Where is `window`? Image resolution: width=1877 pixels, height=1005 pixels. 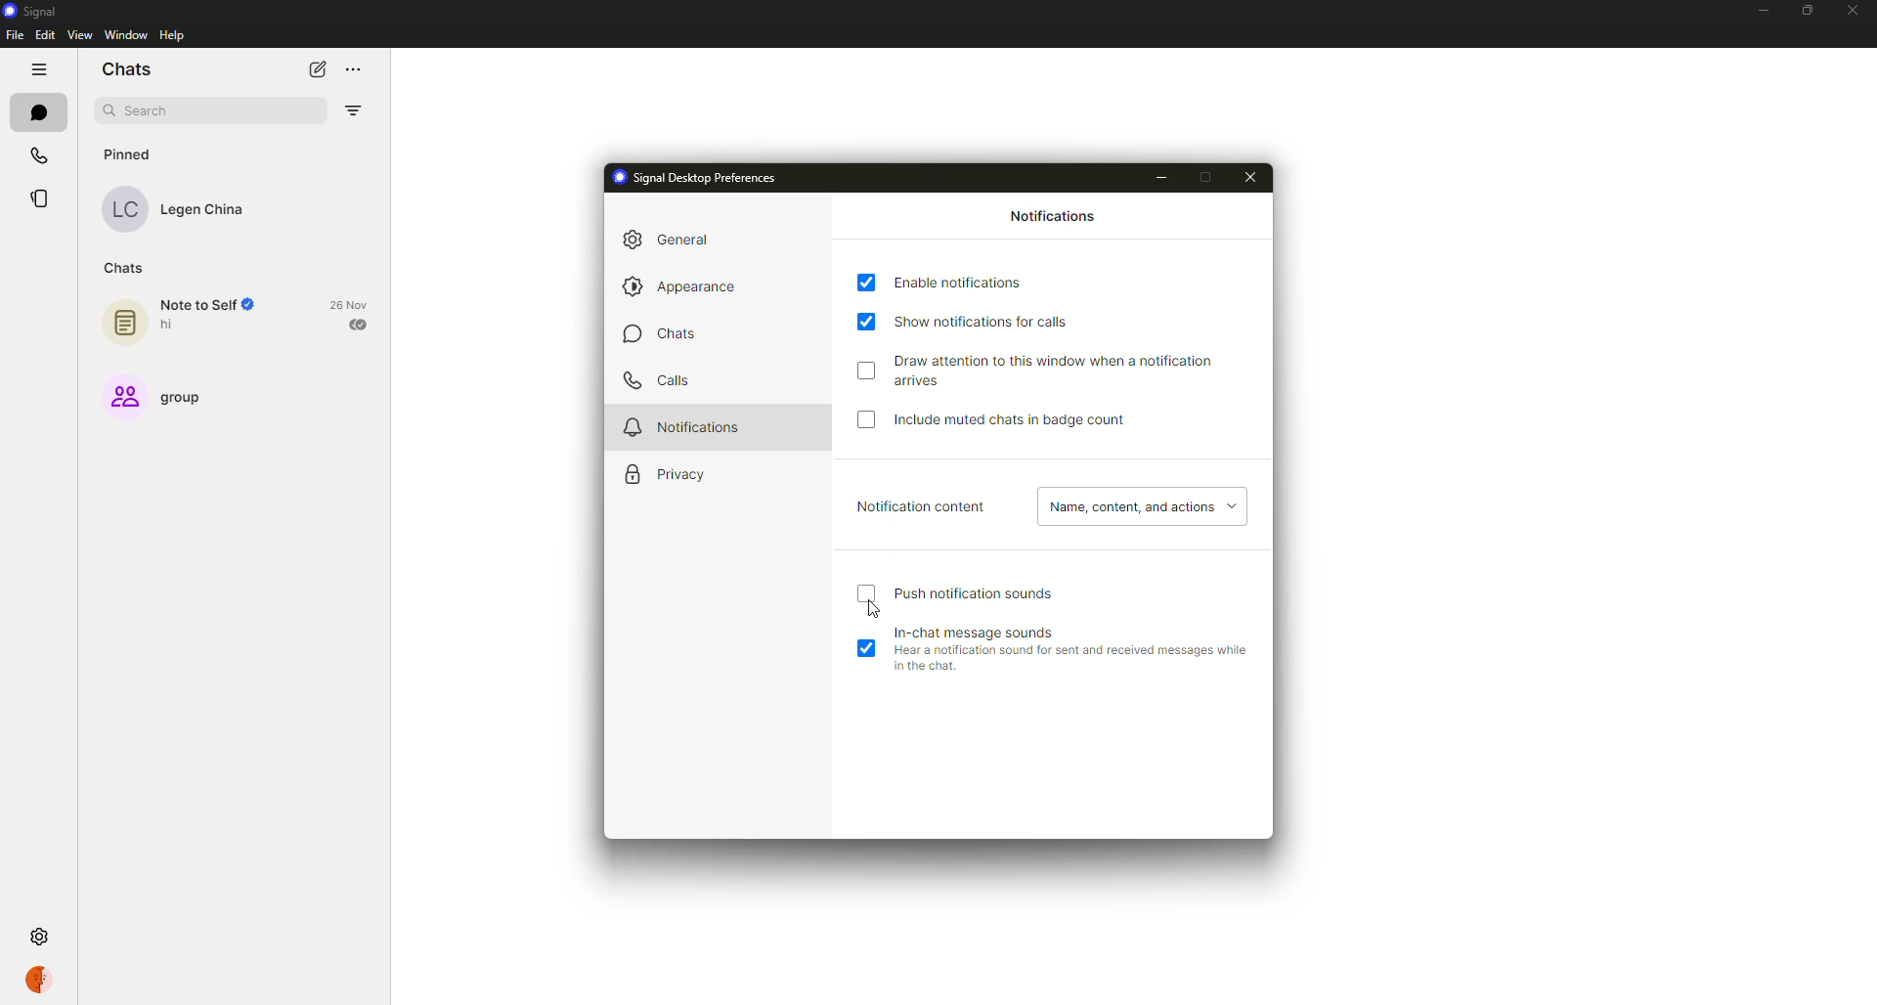
window is located at coordinates (125, 36).